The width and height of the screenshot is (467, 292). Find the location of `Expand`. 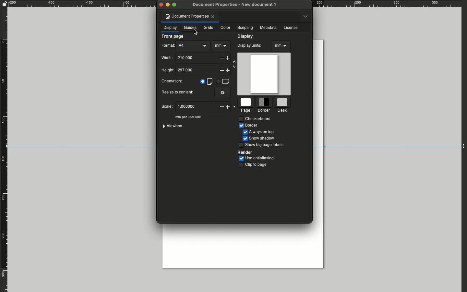

Expand is located at coordinates (464, 145).